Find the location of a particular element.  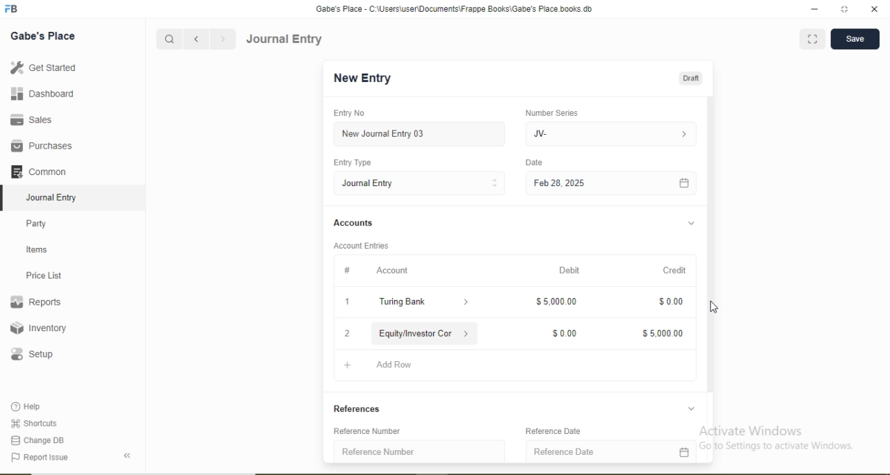

Inventory is located at coordinates (39, 328).